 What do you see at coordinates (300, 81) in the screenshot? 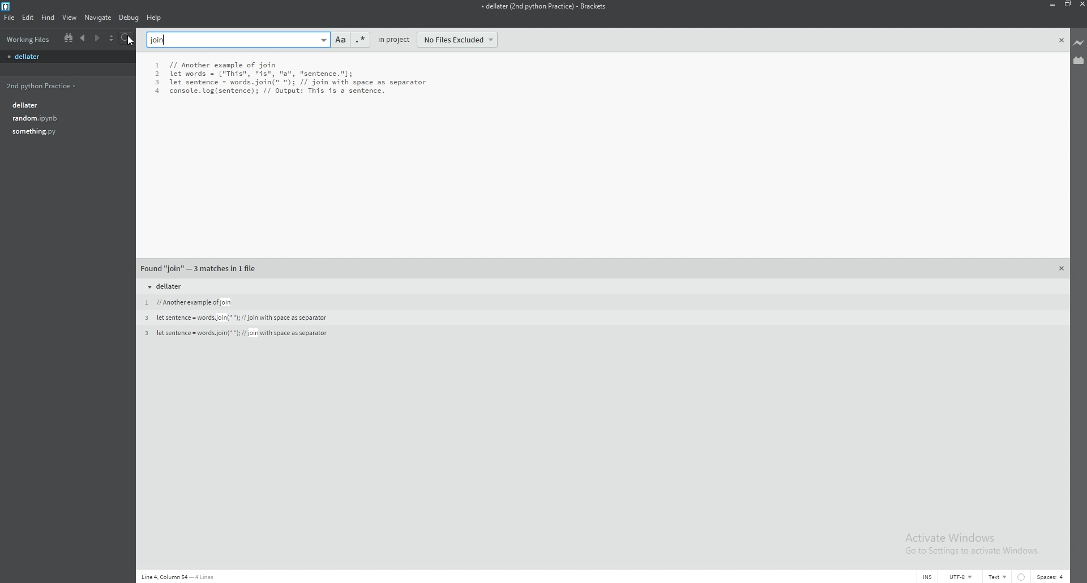
I see `1 // Another example of join

2 let words = ["This", "is", "a", "sentence."];

3 let sentence = words.join(" "); // join with space as separator
4 console. log(sentence); // Output: This is a sentence.` at bounding box center [300, 81].